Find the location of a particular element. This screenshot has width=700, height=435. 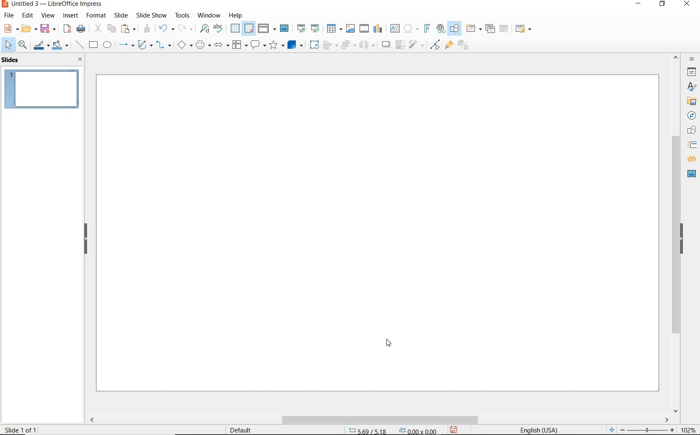

FLOWCHART is located at coordinates (239, 45).